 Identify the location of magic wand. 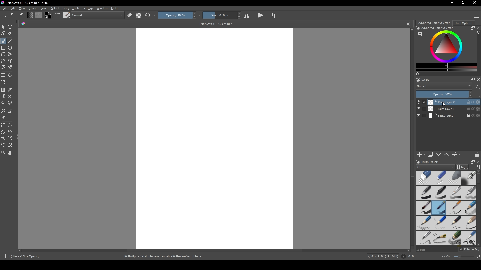
(3, 138).